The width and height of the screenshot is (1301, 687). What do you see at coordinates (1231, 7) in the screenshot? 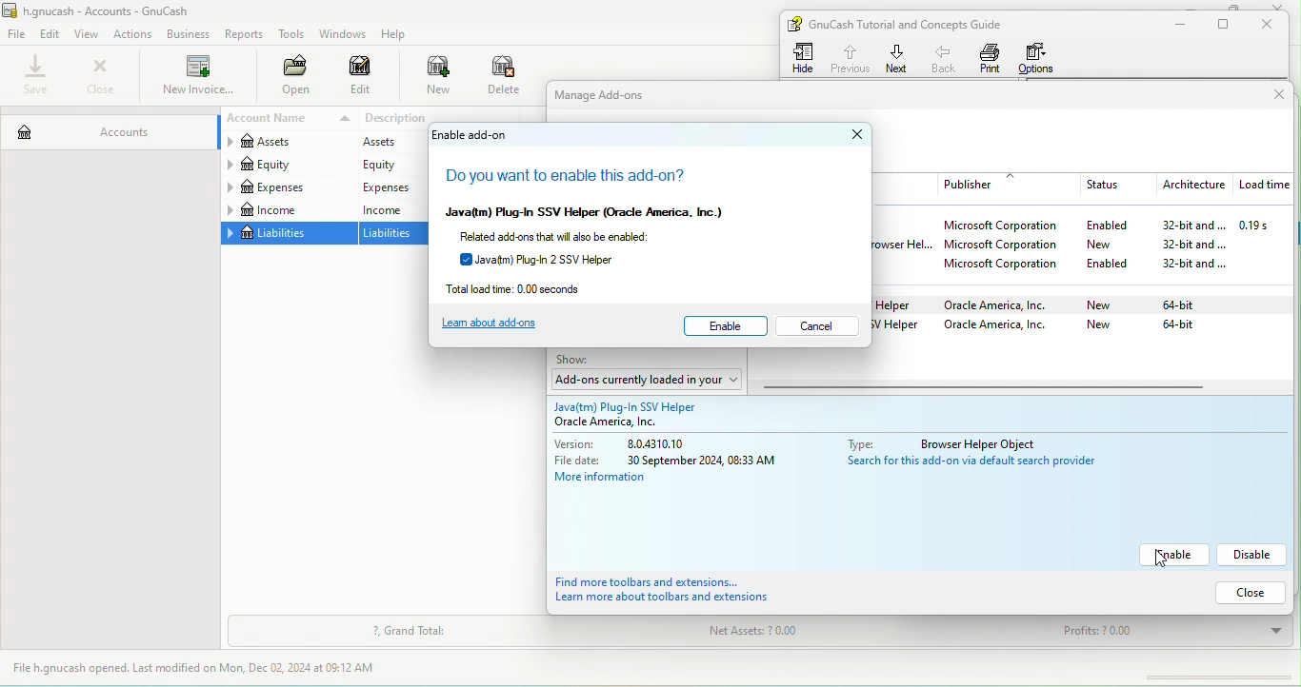
I see `maximize` at bounding box center [1231, 7].